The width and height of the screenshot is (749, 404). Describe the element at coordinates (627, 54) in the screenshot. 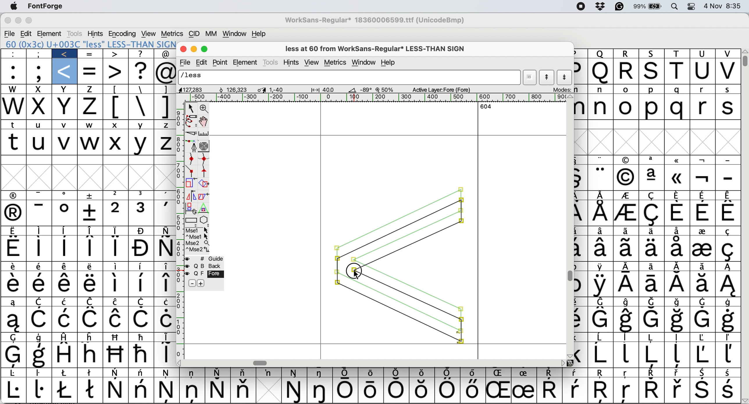

I see `r` at that location.